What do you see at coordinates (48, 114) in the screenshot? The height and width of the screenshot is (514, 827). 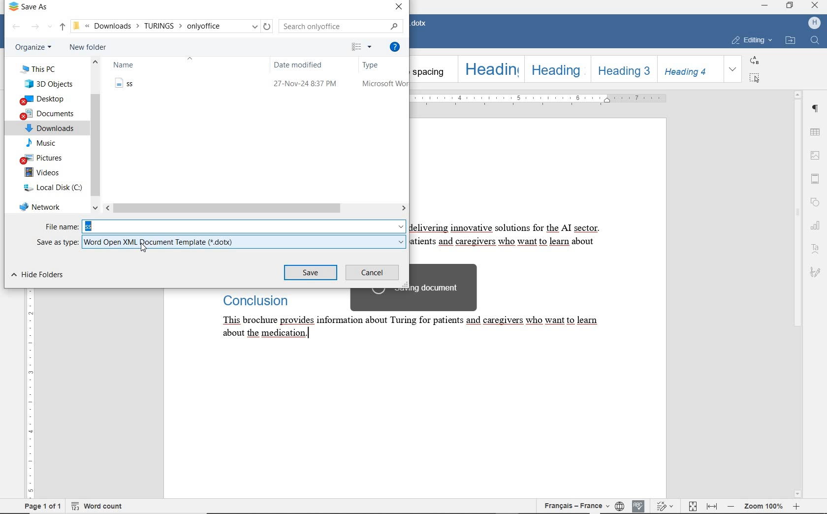 I see `DOCUMENTS` at bounding box center [48, 114].